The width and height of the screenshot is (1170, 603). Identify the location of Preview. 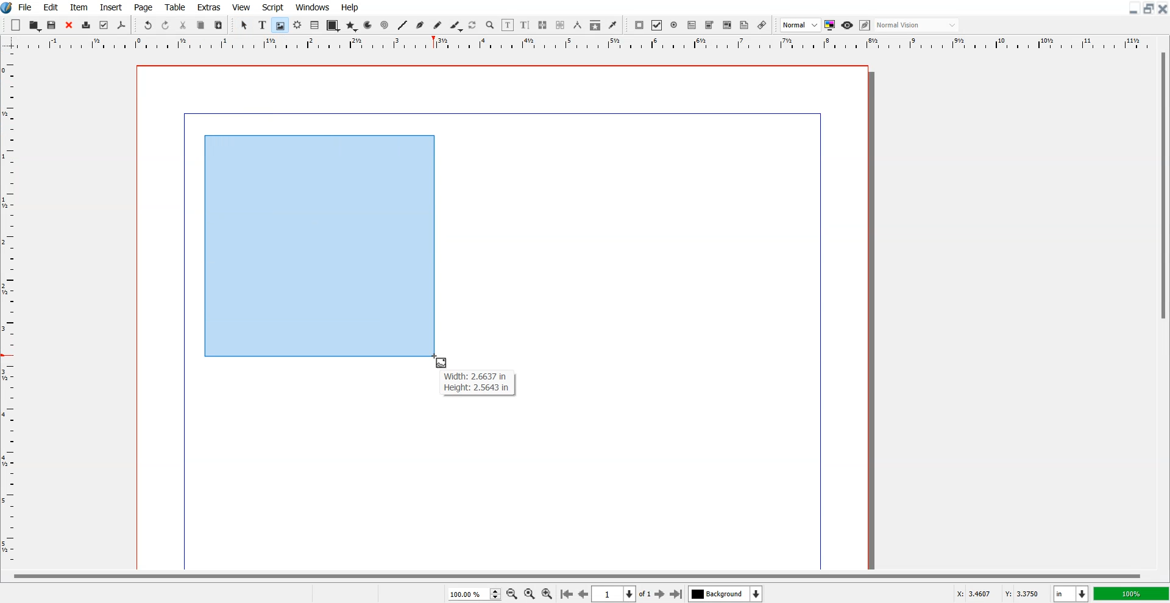
(847, 25).